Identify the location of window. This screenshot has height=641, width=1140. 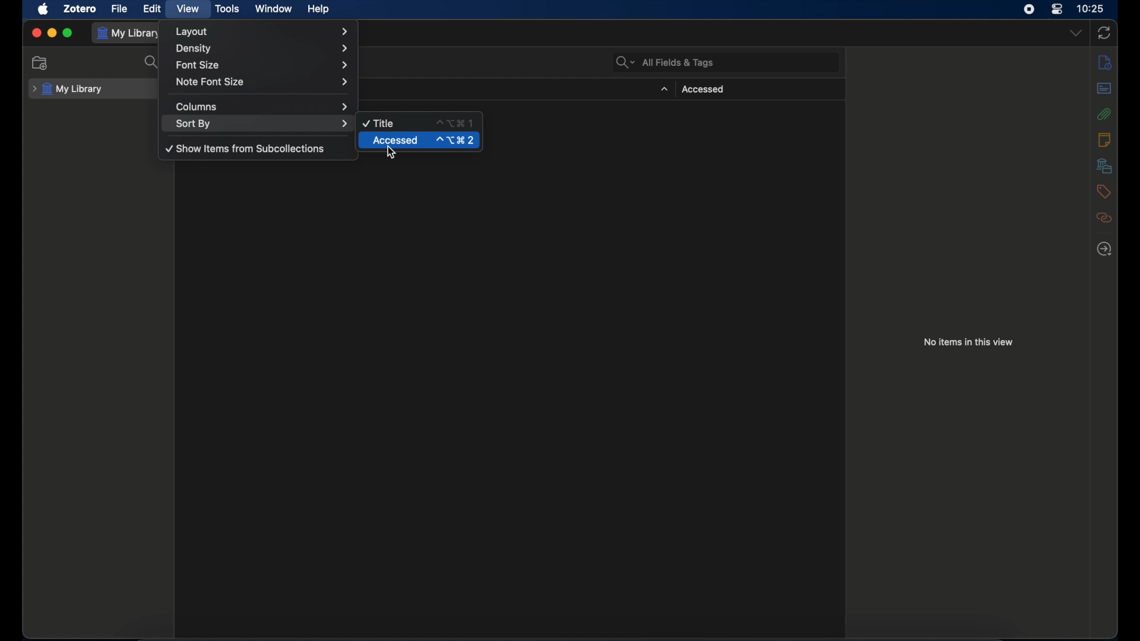
(274, 8).